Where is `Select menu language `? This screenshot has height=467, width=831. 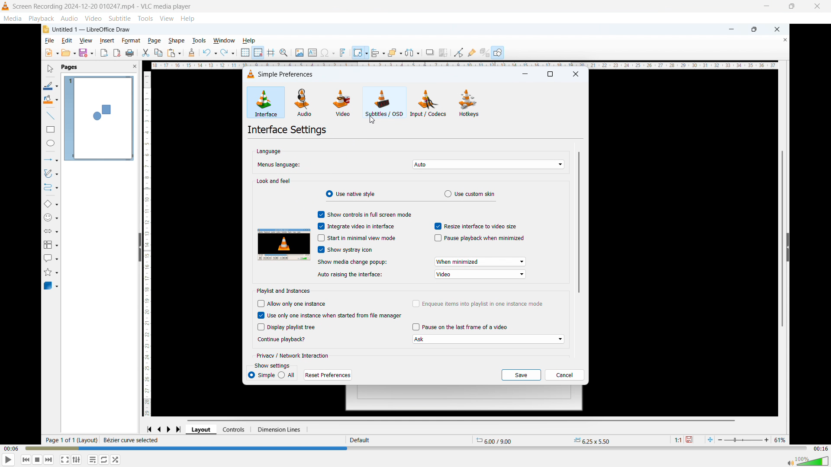 Select menu language  is located at coordinates (488, 164).